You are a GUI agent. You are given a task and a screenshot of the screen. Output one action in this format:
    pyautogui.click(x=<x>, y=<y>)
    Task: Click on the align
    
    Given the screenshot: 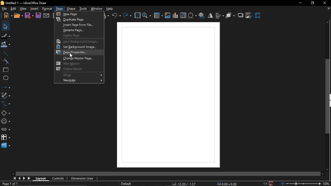 What is the action you would take?
    pyautogui.click(x=220, y=16)
    